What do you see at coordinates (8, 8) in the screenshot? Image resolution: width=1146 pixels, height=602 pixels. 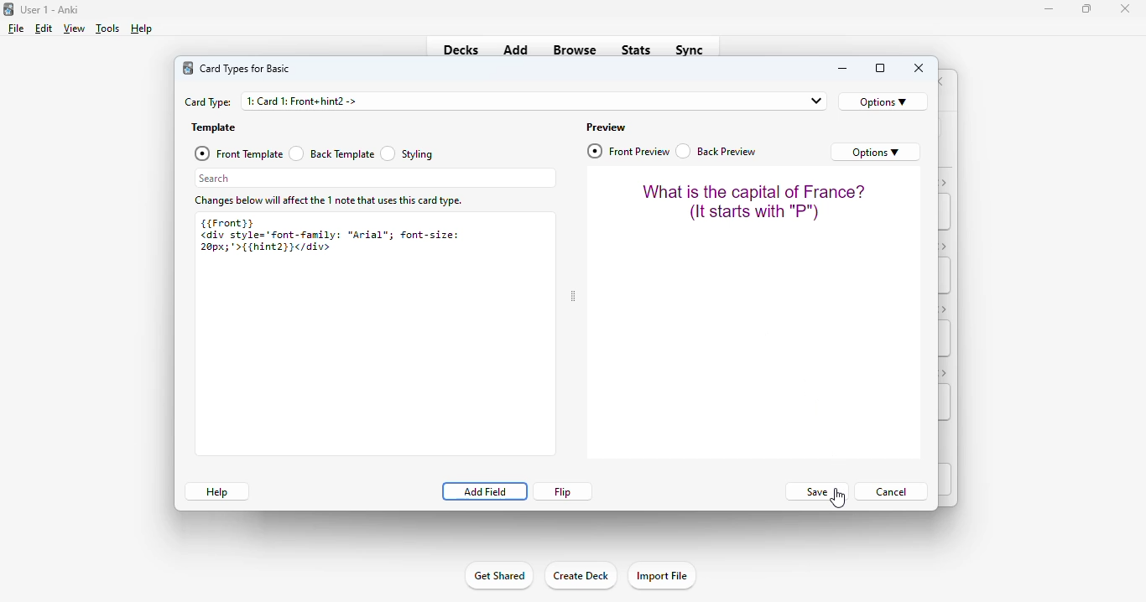 I see `logo` at bounding box center [8, 8].